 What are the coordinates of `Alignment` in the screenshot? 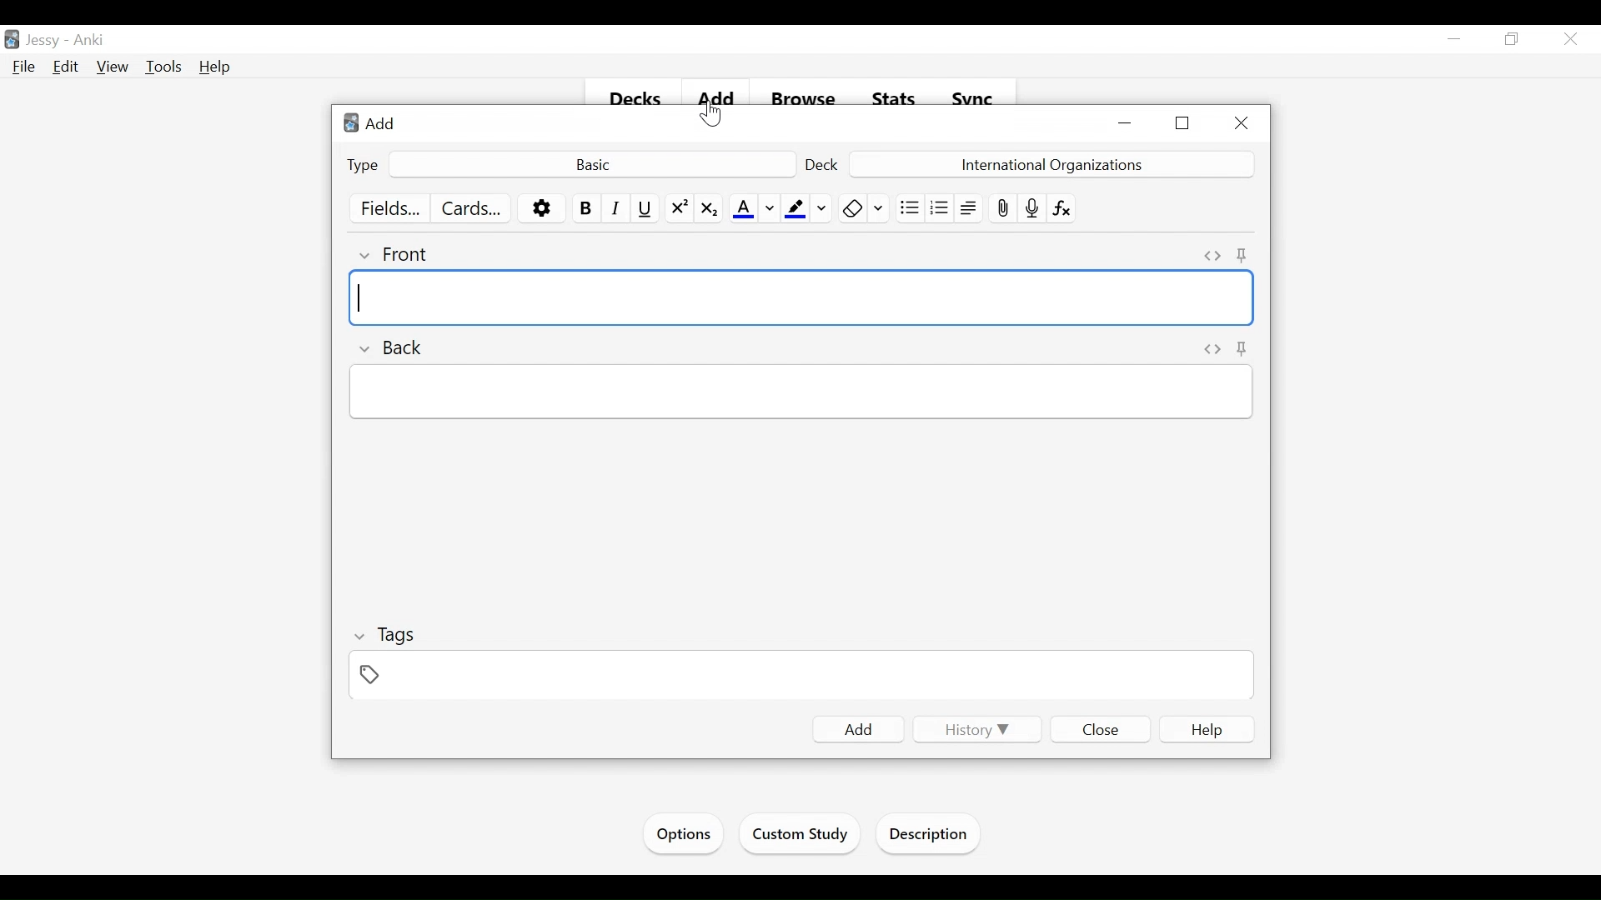 It's located at (967, 207).